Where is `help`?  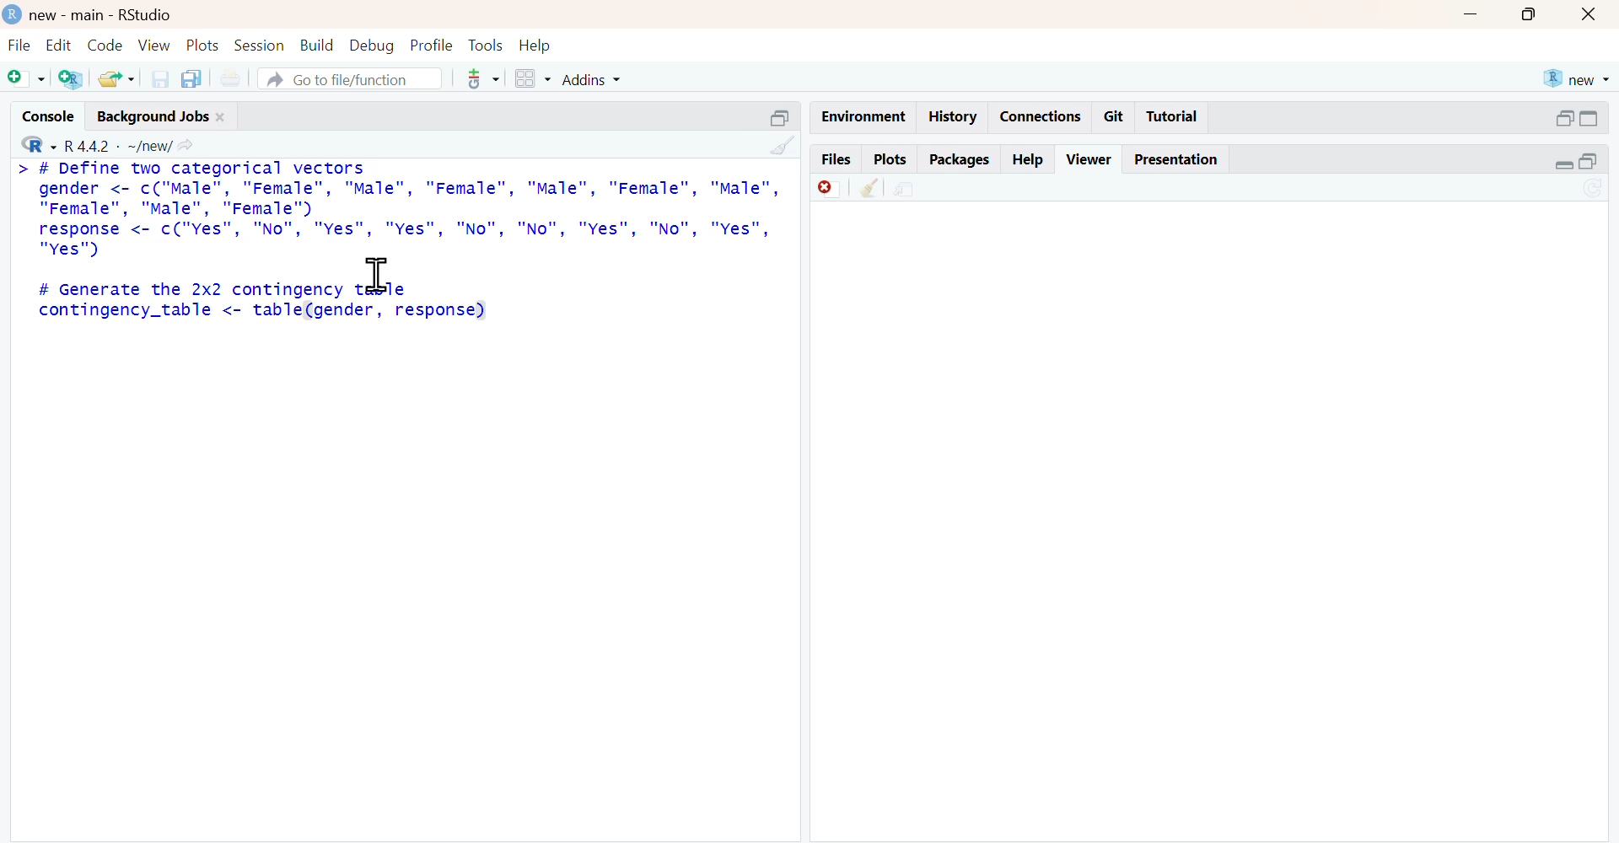
help is located at coordinates (535, 47).